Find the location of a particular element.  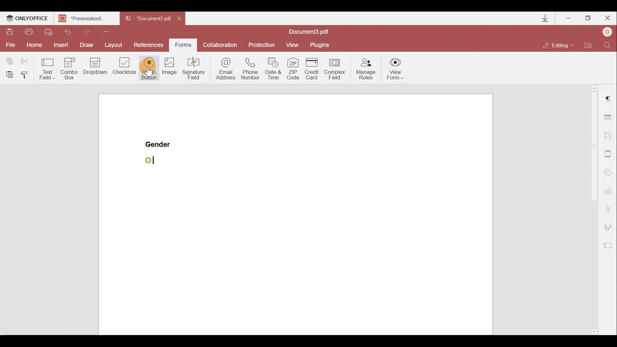

 space is located at coordinates (149, 160).